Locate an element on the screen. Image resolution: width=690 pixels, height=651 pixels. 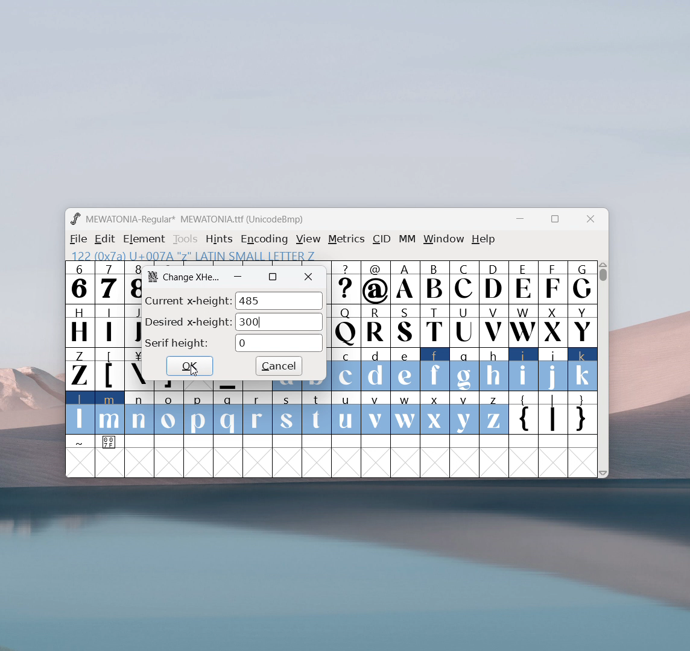
? is located at coordinates (346, 283).